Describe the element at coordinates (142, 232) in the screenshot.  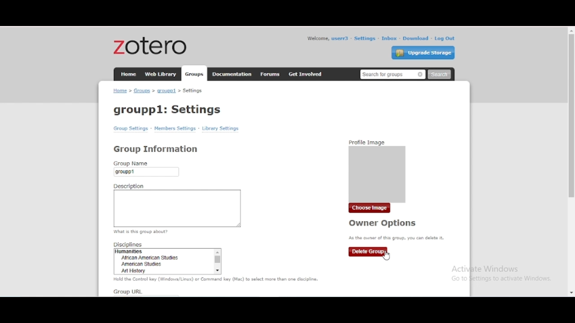
I see `what is this group about` at that location.